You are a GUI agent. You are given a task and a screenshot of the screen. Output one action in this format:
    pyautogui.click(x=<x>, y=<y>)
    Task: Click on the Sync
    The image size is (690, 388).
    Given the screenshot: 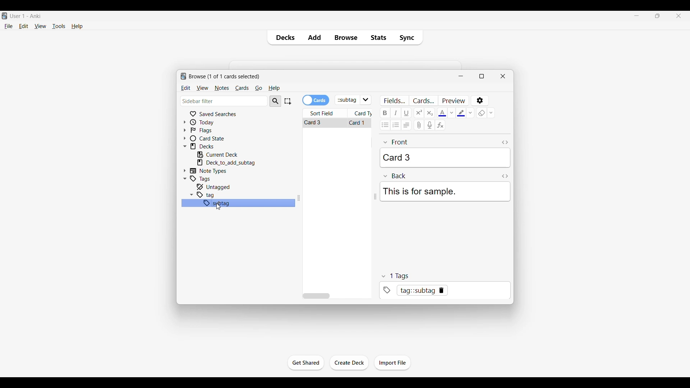 What is the action you would take?
    pyautogui.click(x=409, y=37)
    